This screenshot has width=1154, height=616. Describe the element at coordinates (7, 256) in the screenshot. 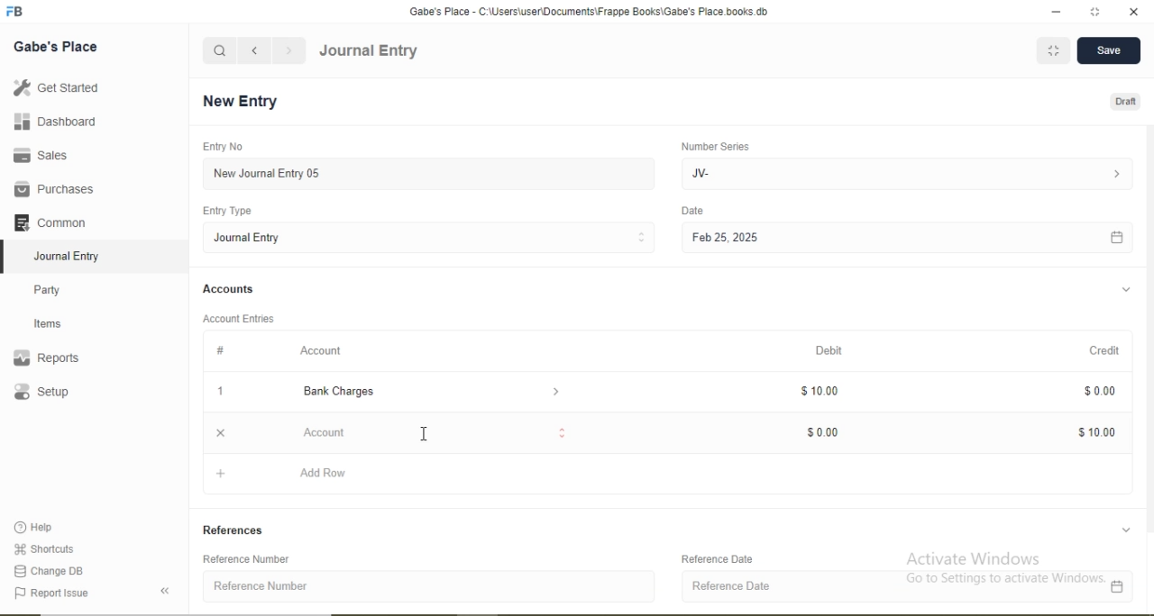

I see `selected` at that location.